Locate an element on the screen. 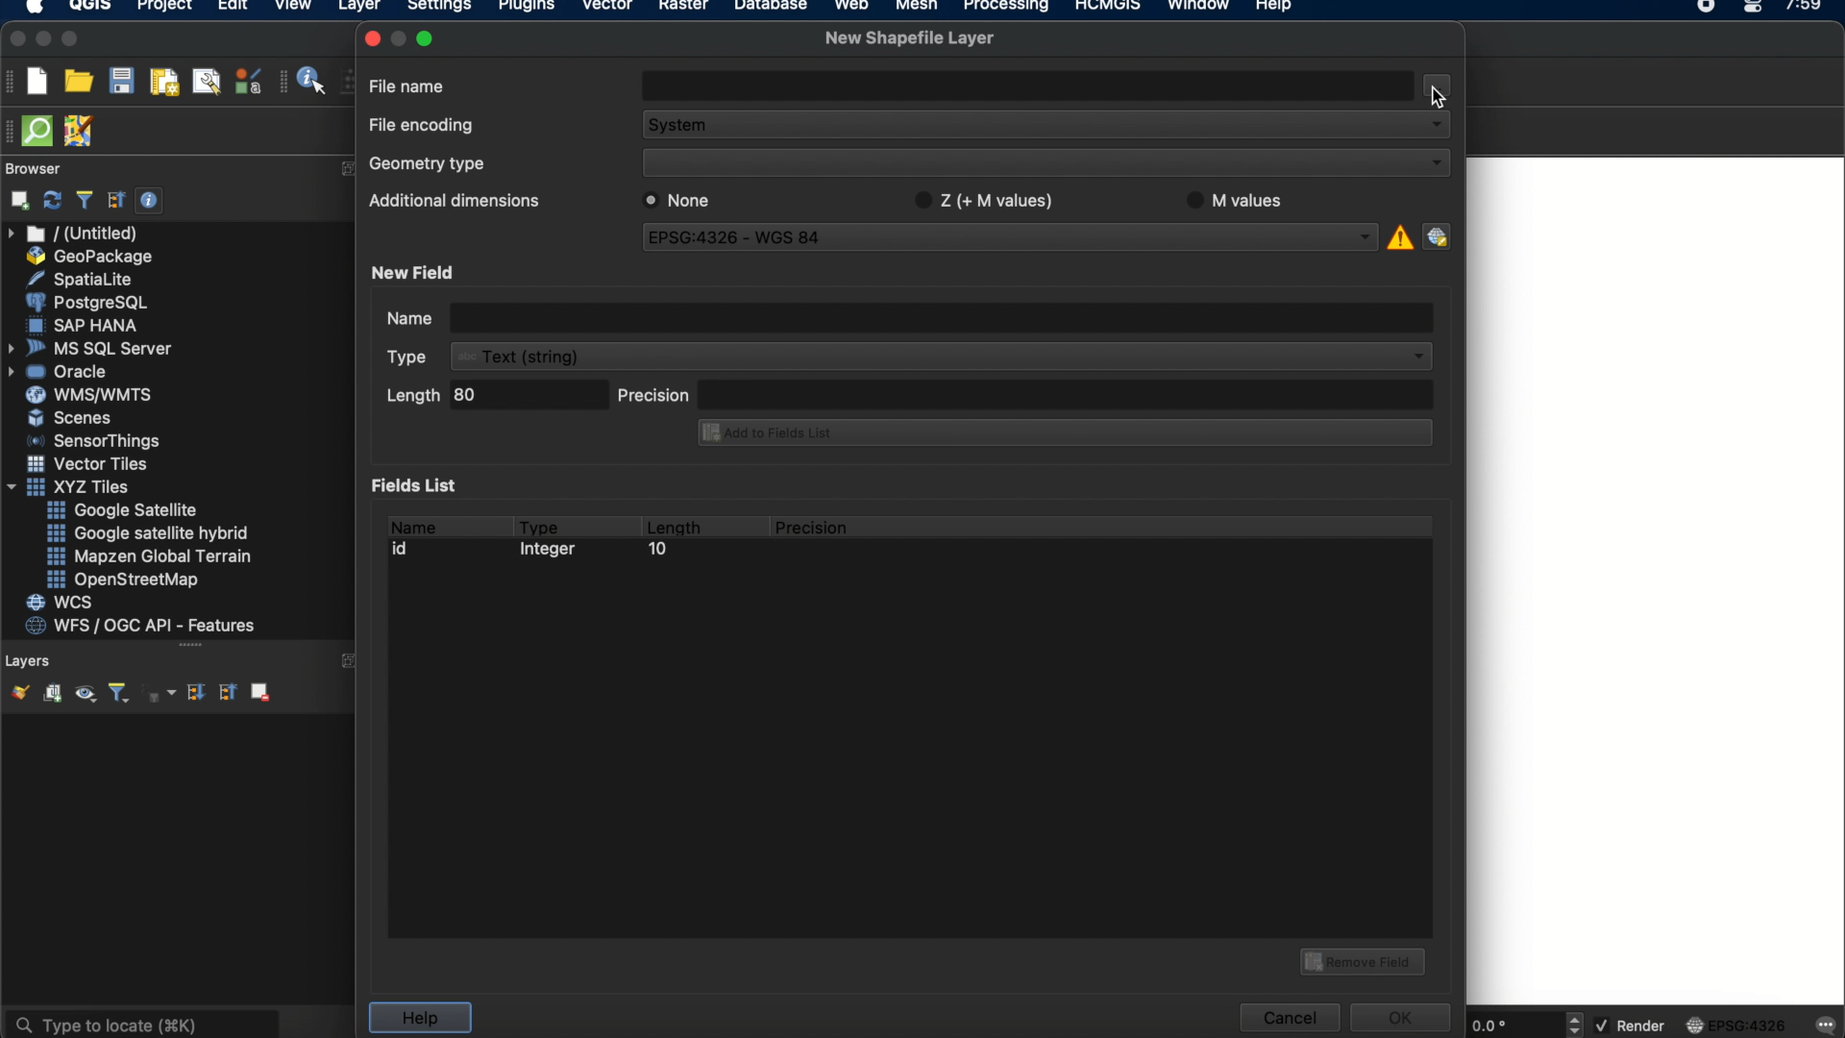  ms sql server is located at coordinates (93, 347).